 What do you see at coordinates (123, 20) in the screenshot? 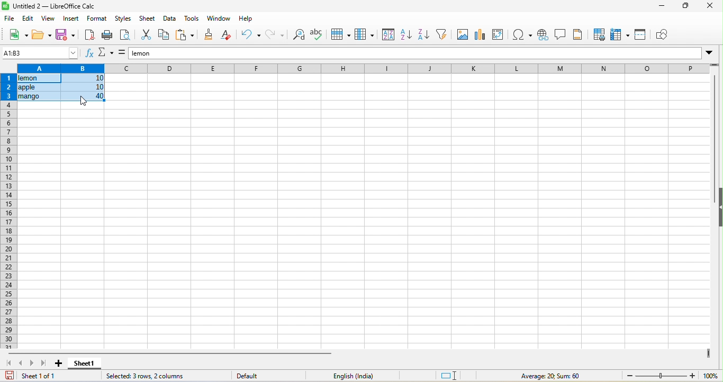
I see `styles` at bounding box center [123, 20].